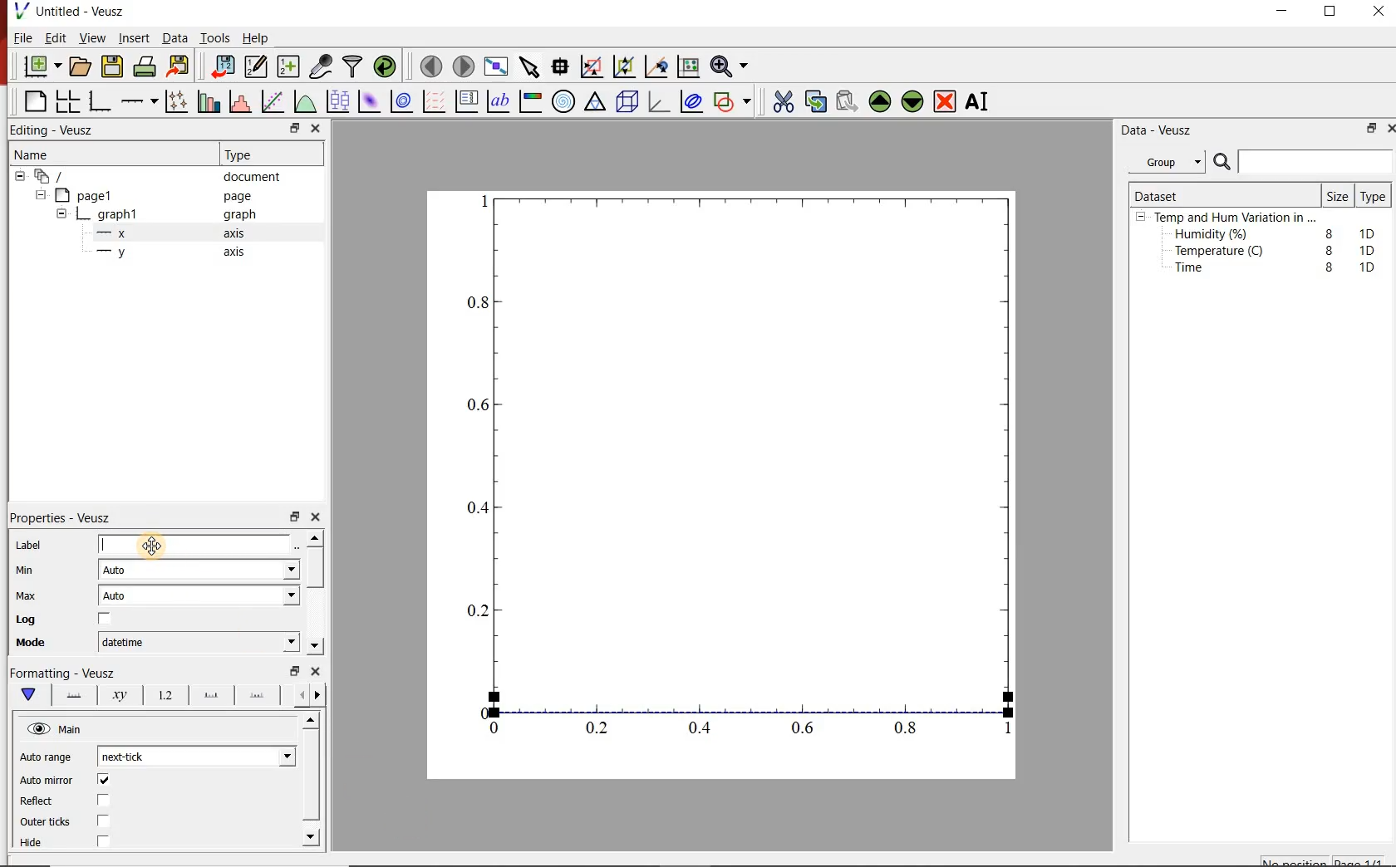 This screenshot has height=867, width=1396. Describe the element at coordinates (1222, 252) in the screenshot. I see `Temperature (C)` at that location.